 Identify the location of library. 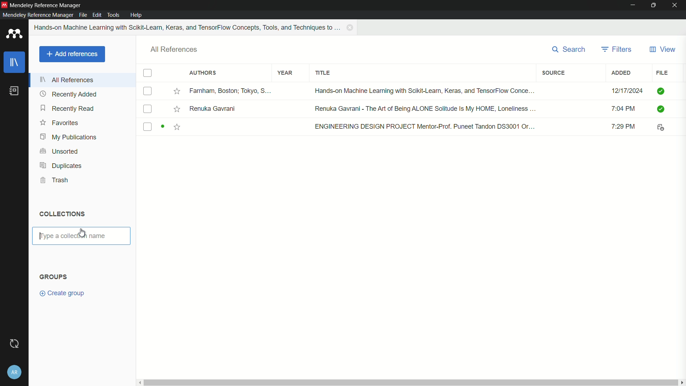
(15, 63).